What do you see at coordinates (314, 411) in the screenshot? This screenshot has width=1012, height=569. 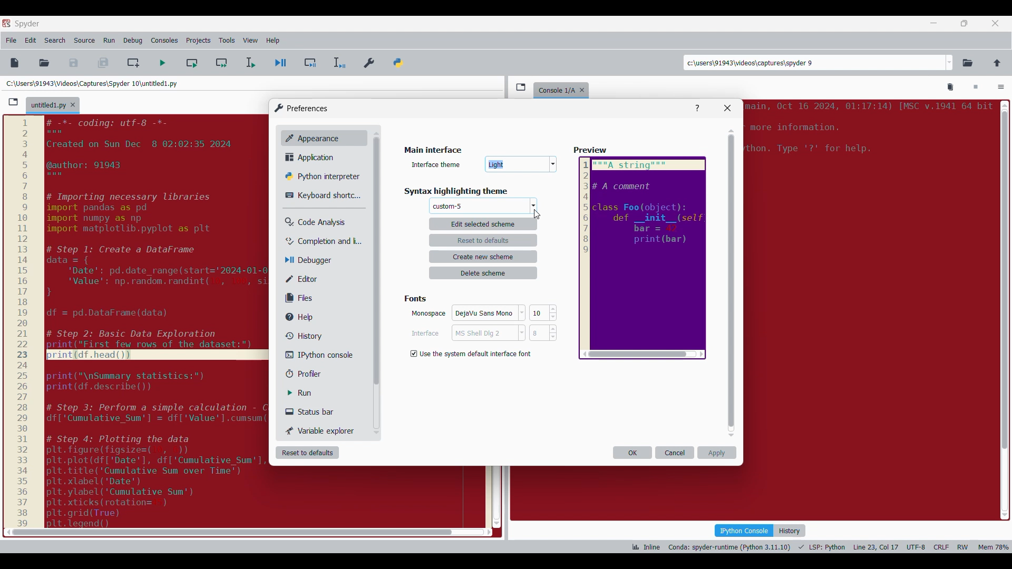 I see `Status bar` at bounding box center [314, 411].